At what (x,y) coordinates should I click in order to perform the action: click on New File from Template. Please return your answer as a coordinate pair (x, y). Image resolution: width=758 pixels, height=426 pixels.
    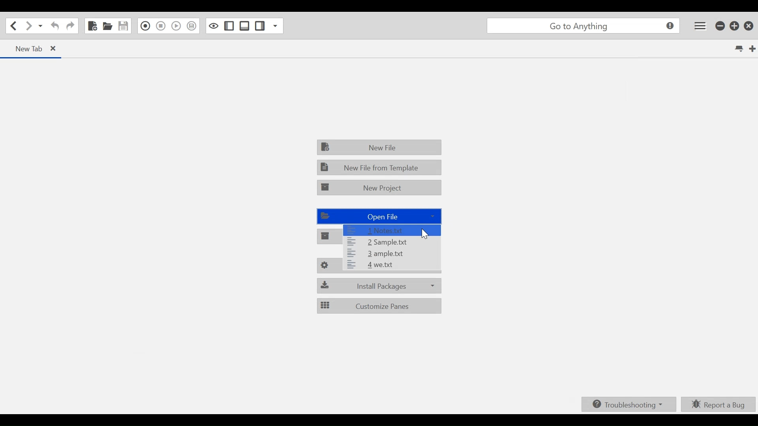
    Looking at the image, I should click on (379, 167).